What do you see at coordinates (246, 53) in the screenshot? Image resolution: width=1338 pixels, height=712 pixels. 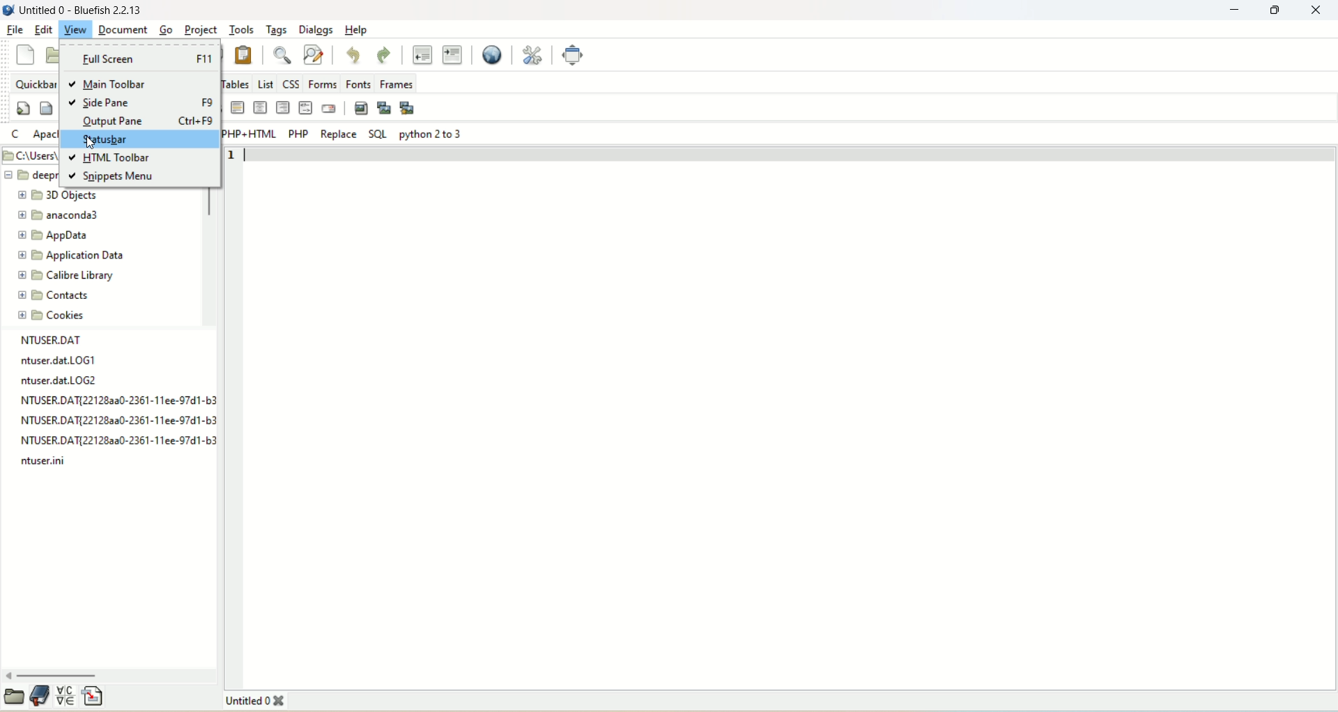 I see `paste` at bounding box center [246, 53].